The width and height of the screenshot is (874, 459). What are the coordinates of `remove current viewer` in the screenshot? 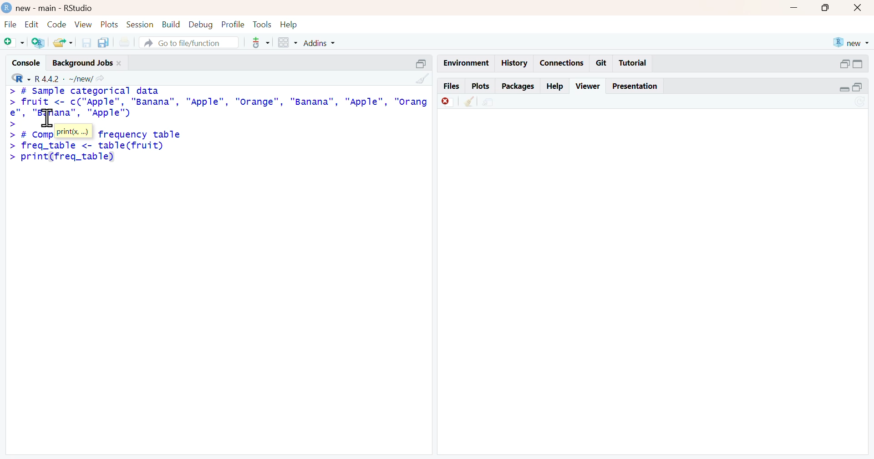 It's located at (446, 102).